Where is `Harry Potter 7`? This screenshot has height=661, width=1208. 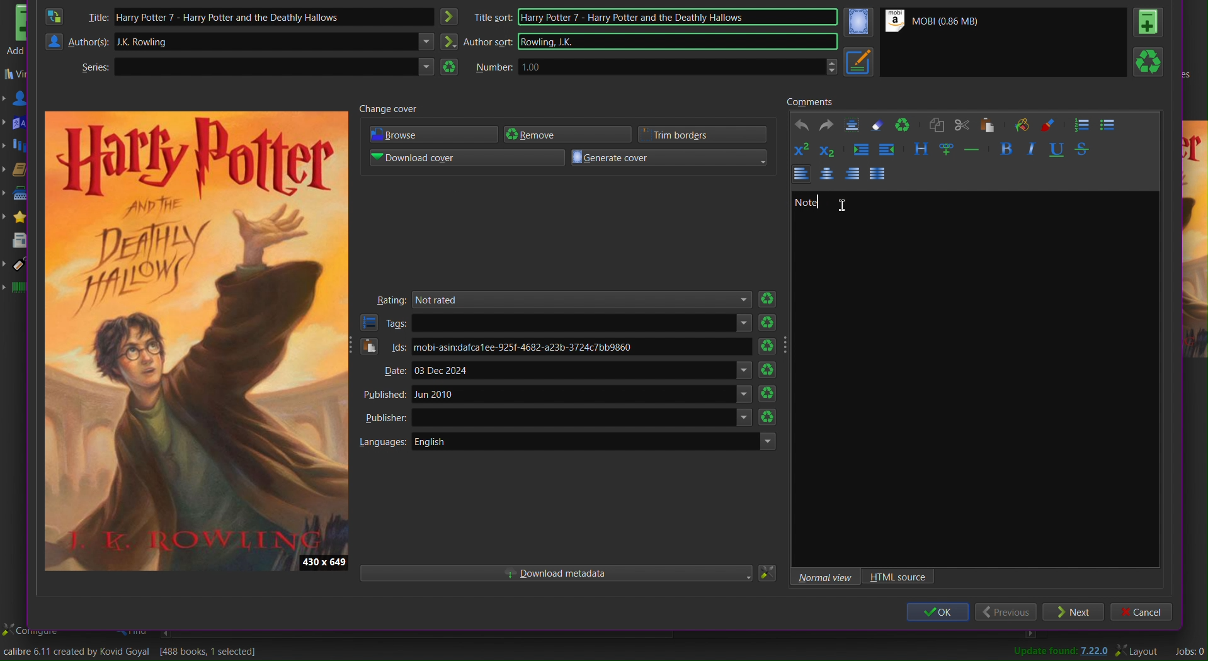
Harry Potter 7 is located at coordinates (677, 16).